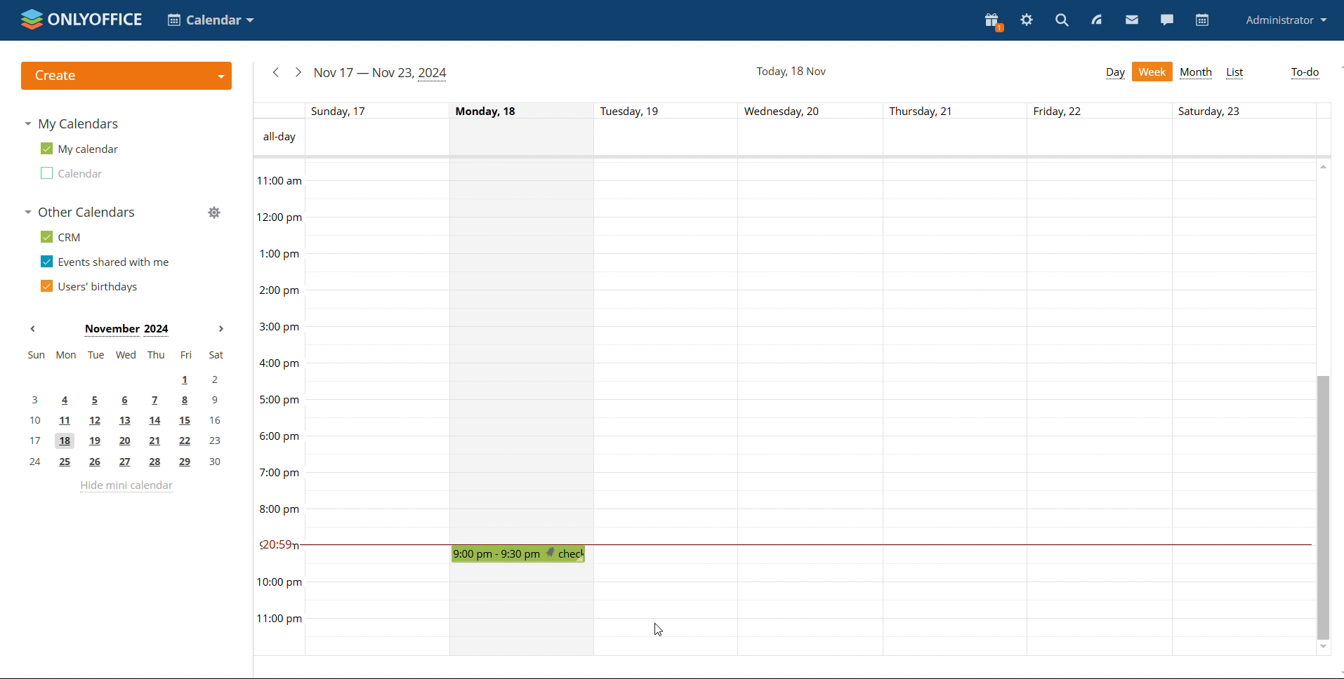 This screenshot has width=1344, height=679. Describe the element at coordinates (1324, 166) in the screenshot. I see `scroll up` at that location.